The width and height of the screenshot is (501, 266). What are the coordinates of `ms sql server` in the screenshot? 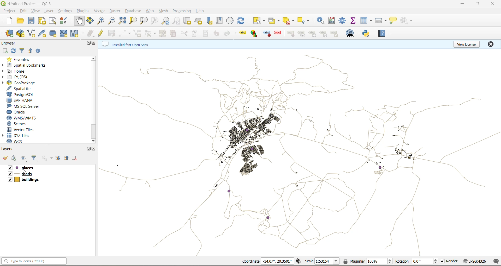 It's located at (24, 106).